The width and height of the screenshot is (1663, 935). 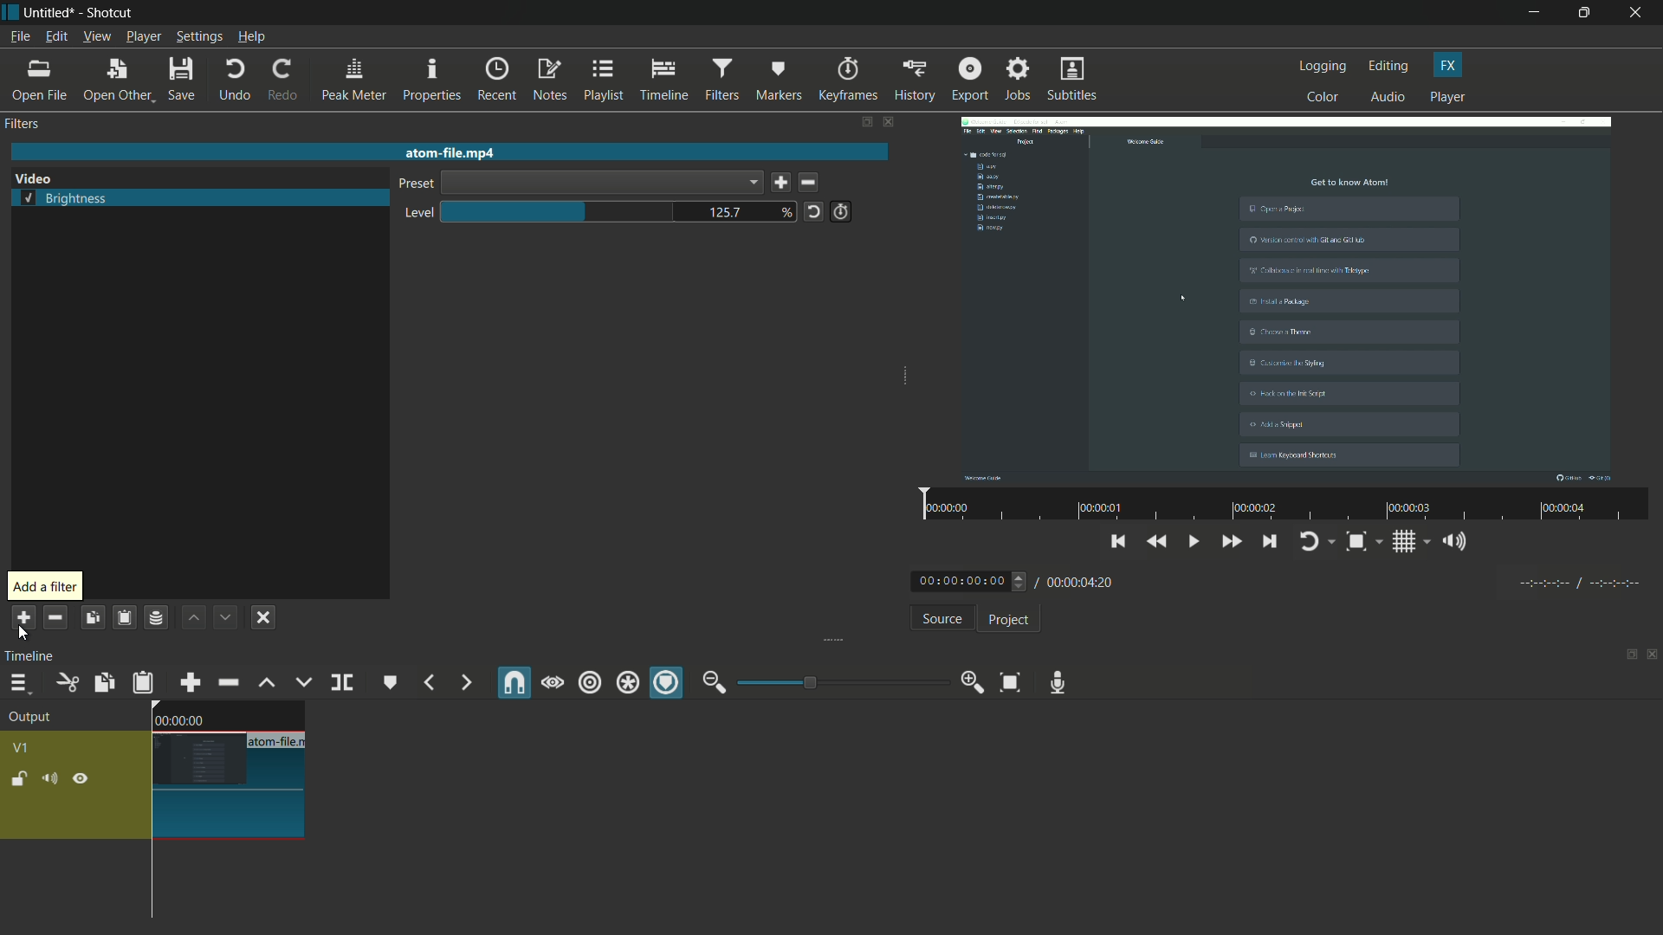 I want to click on save a filter set, so click(x=155, y=619).